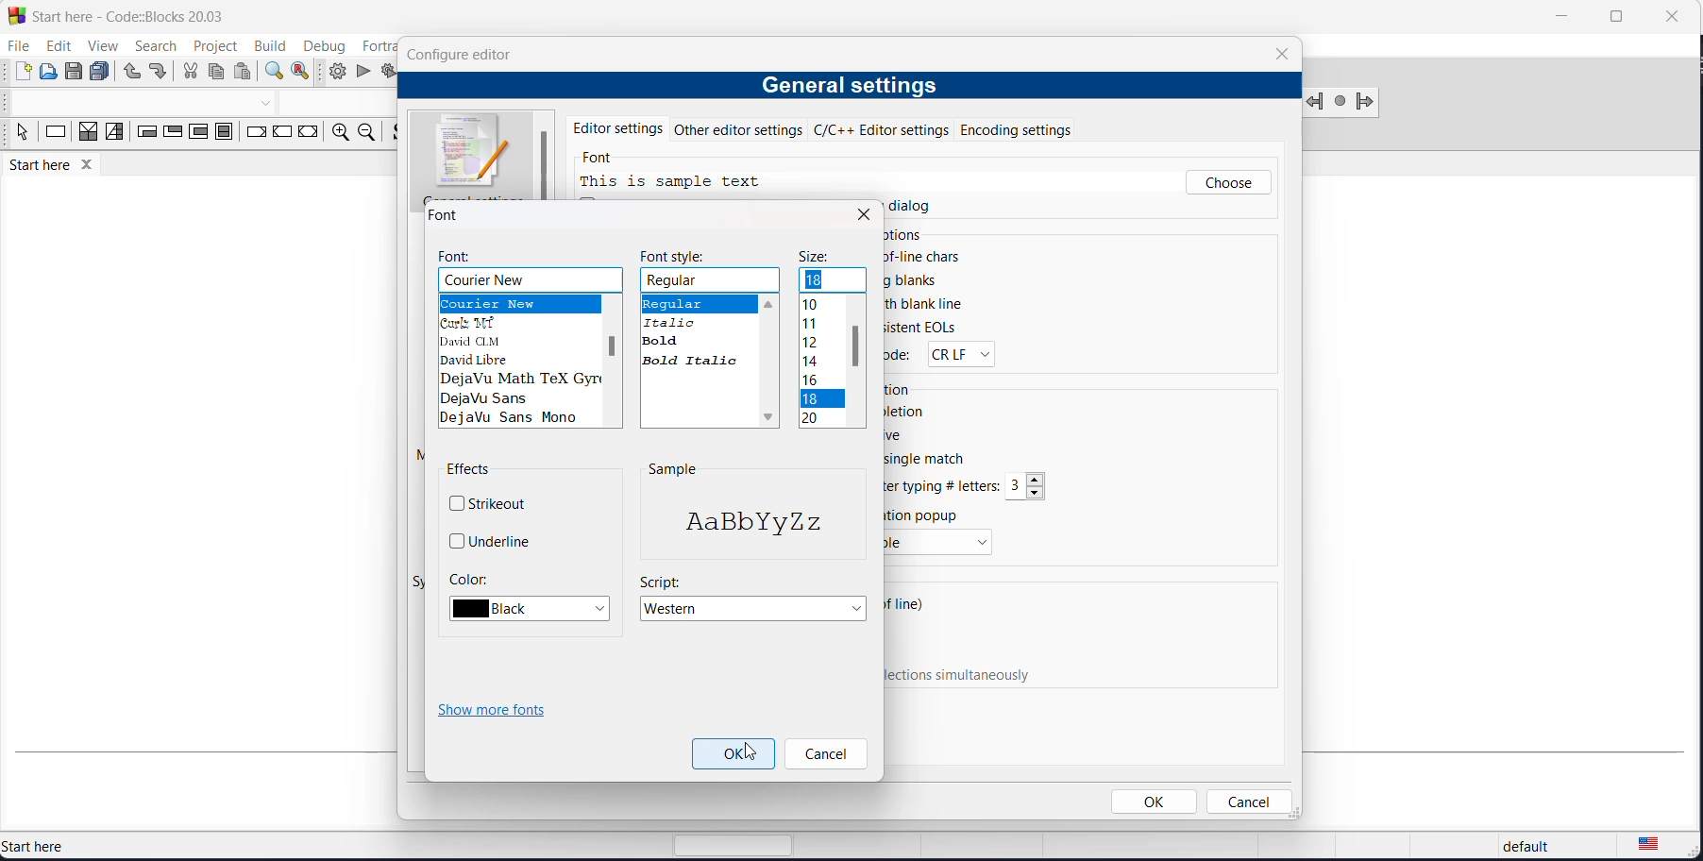 Image resolution: width=1703 pixels, height=861 pixels. I want to click on increment , so click(1038, 479).